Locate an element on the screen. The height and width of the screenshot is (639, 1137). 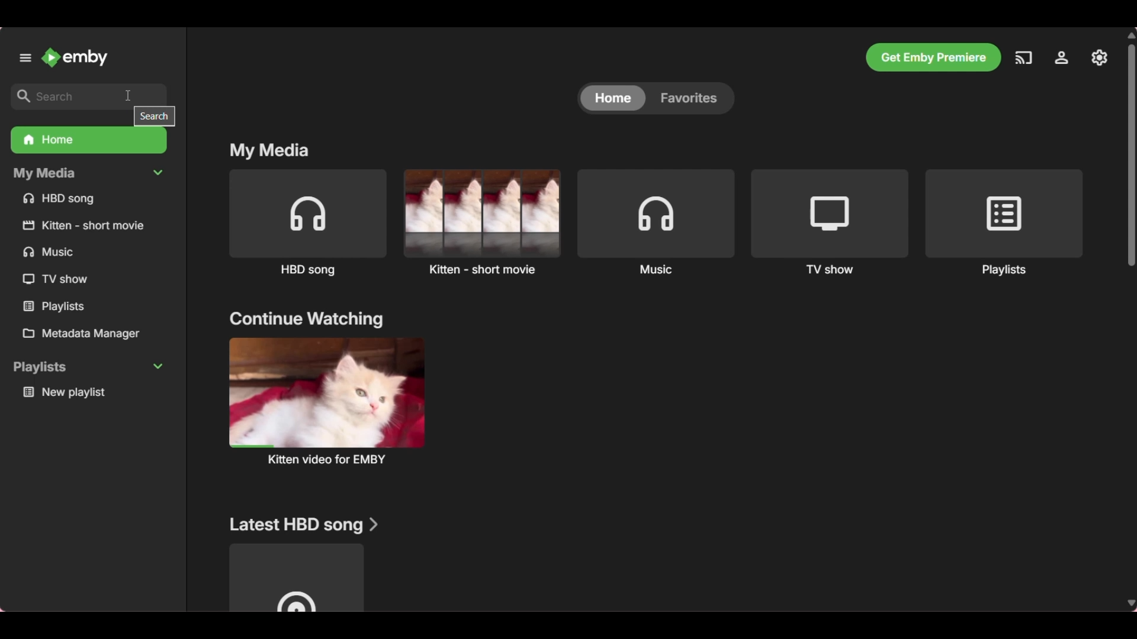
cursor is located at coordinates (129, 93).